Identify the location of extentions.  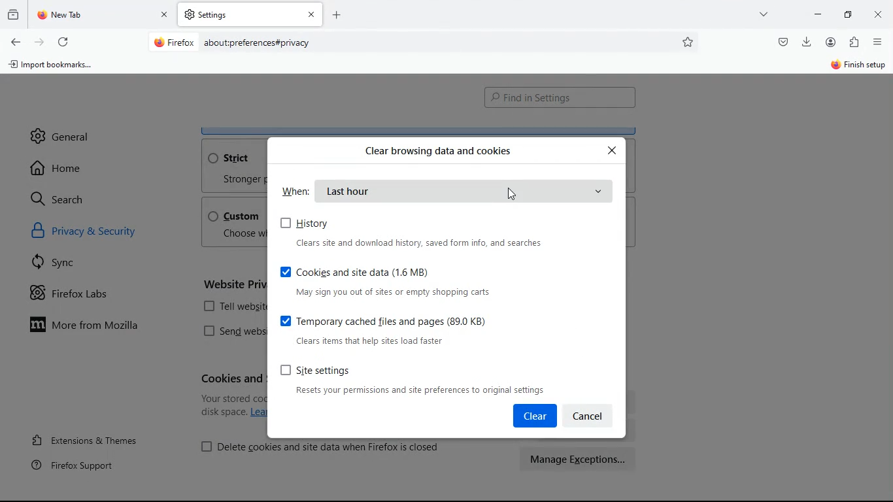
(854, 43).